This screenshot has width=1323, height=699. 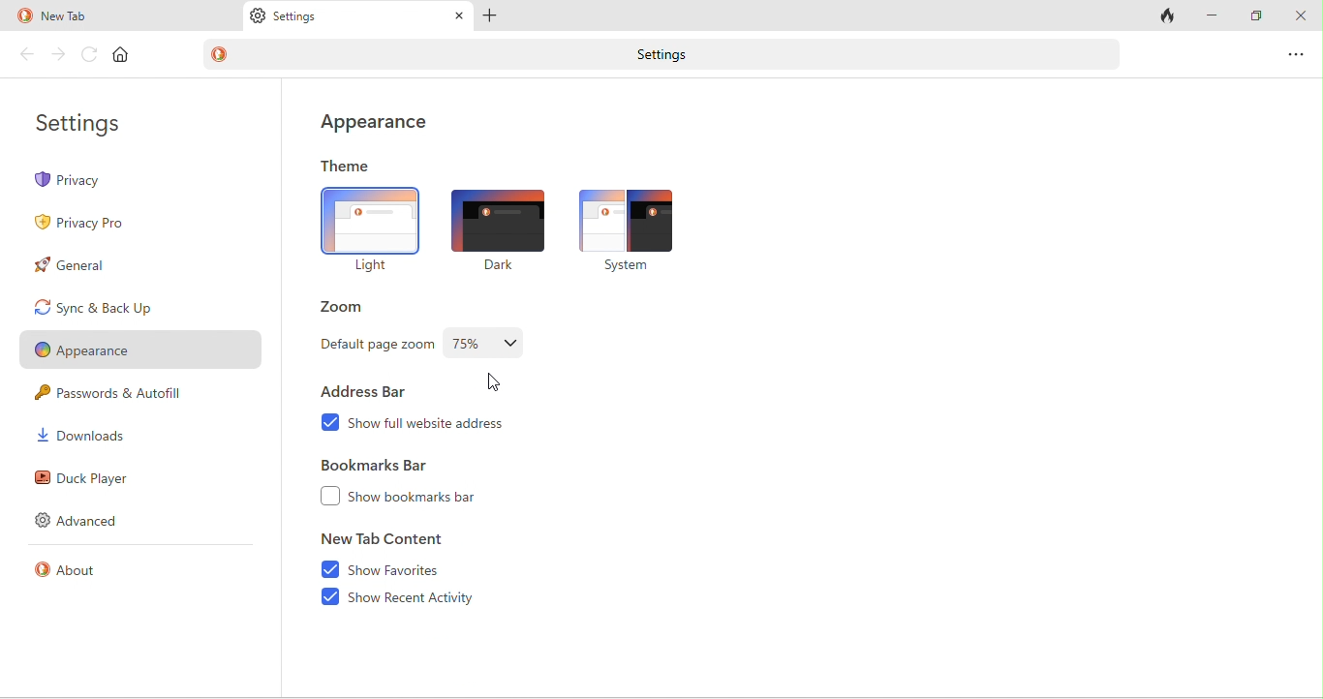 What do you see at coordinates (120, 308) in the screenshot?
I see `sync and back up` at bounding box center [120, 308].